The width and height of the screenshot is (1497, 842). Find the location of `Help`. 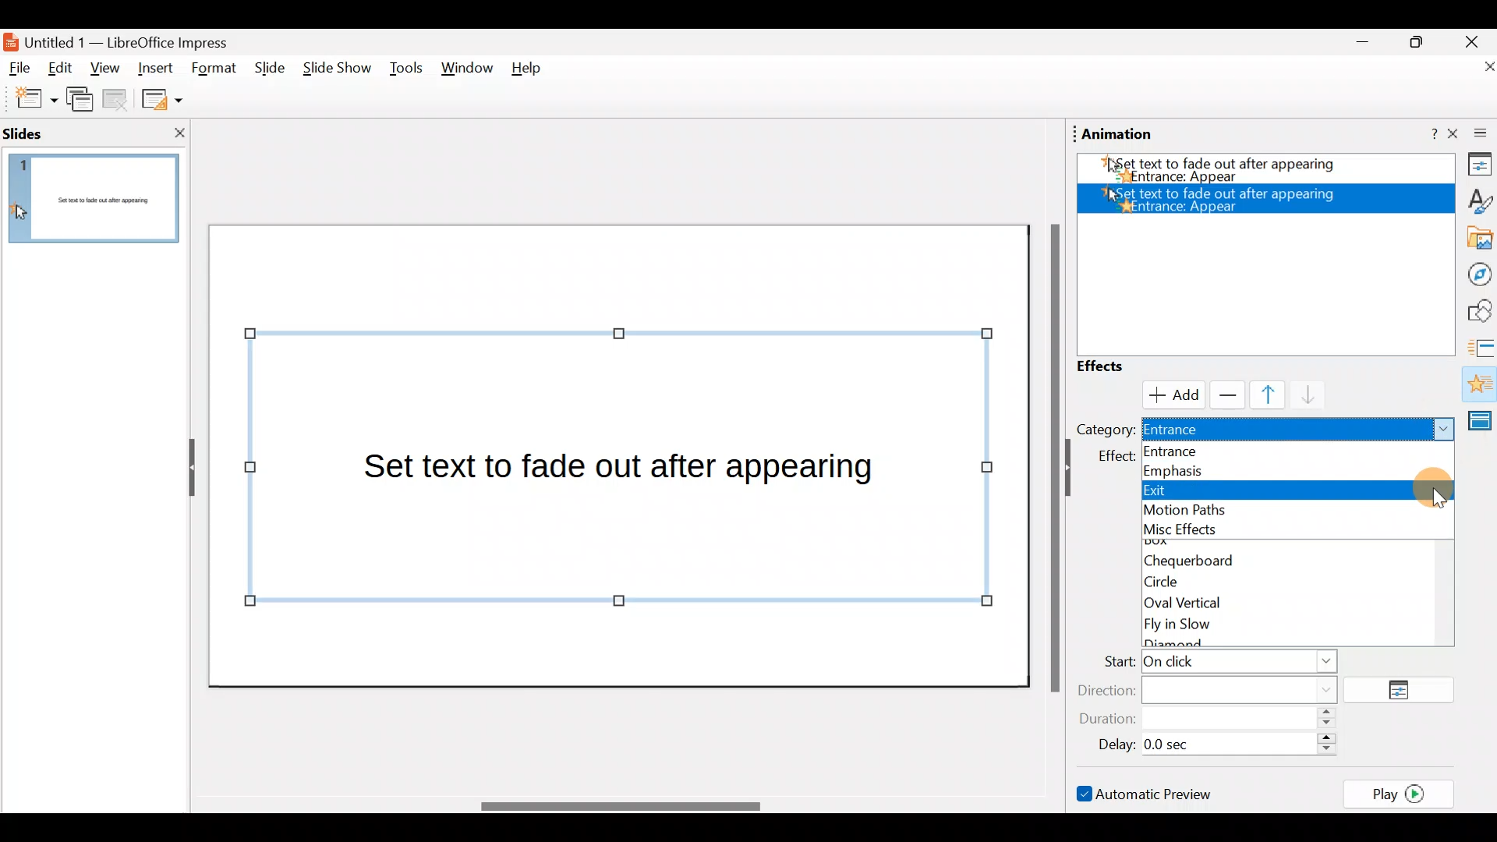

Help is located at coordinates (533, 72).